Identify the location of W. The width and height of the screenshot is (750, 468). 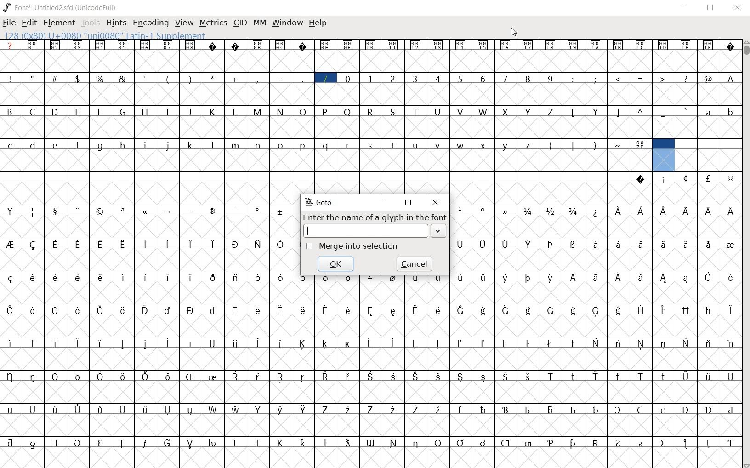
(485, 112).